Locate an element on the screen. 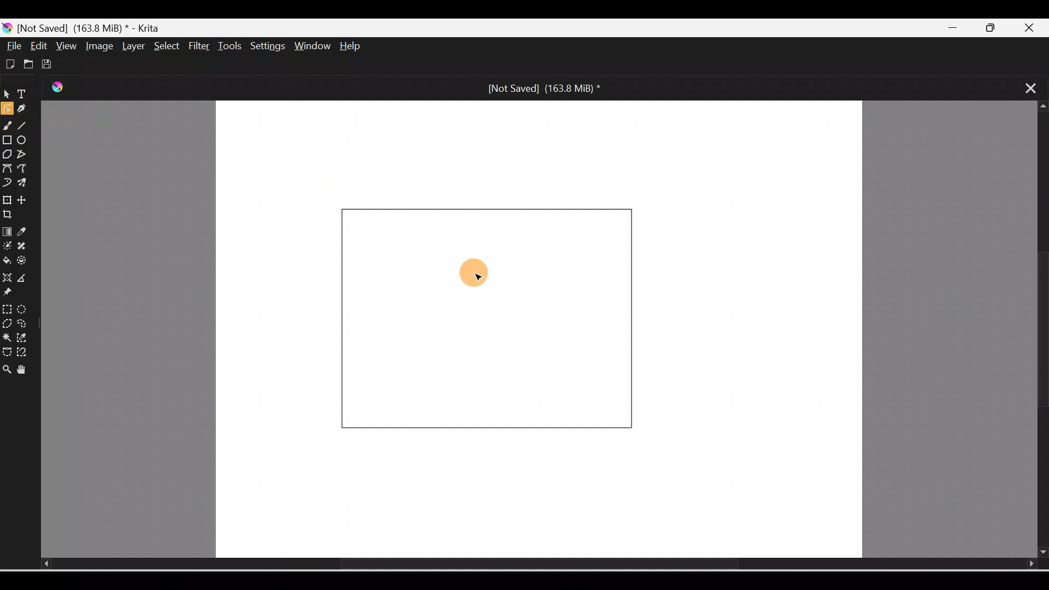  Minimize is located at coordinates (955, 28).